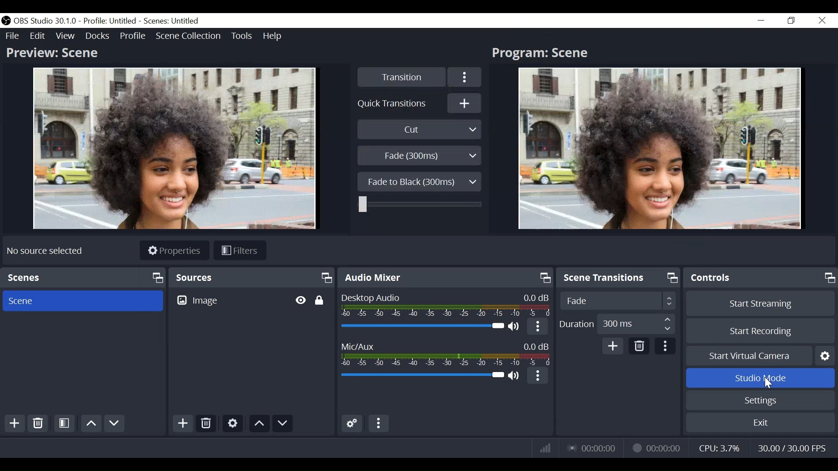 The width and height of the screenshot is (838, 471). What do you see at coordinates (759, 331) in the screenshot?
I see `Start Recording` at bounding box center [759, 331].